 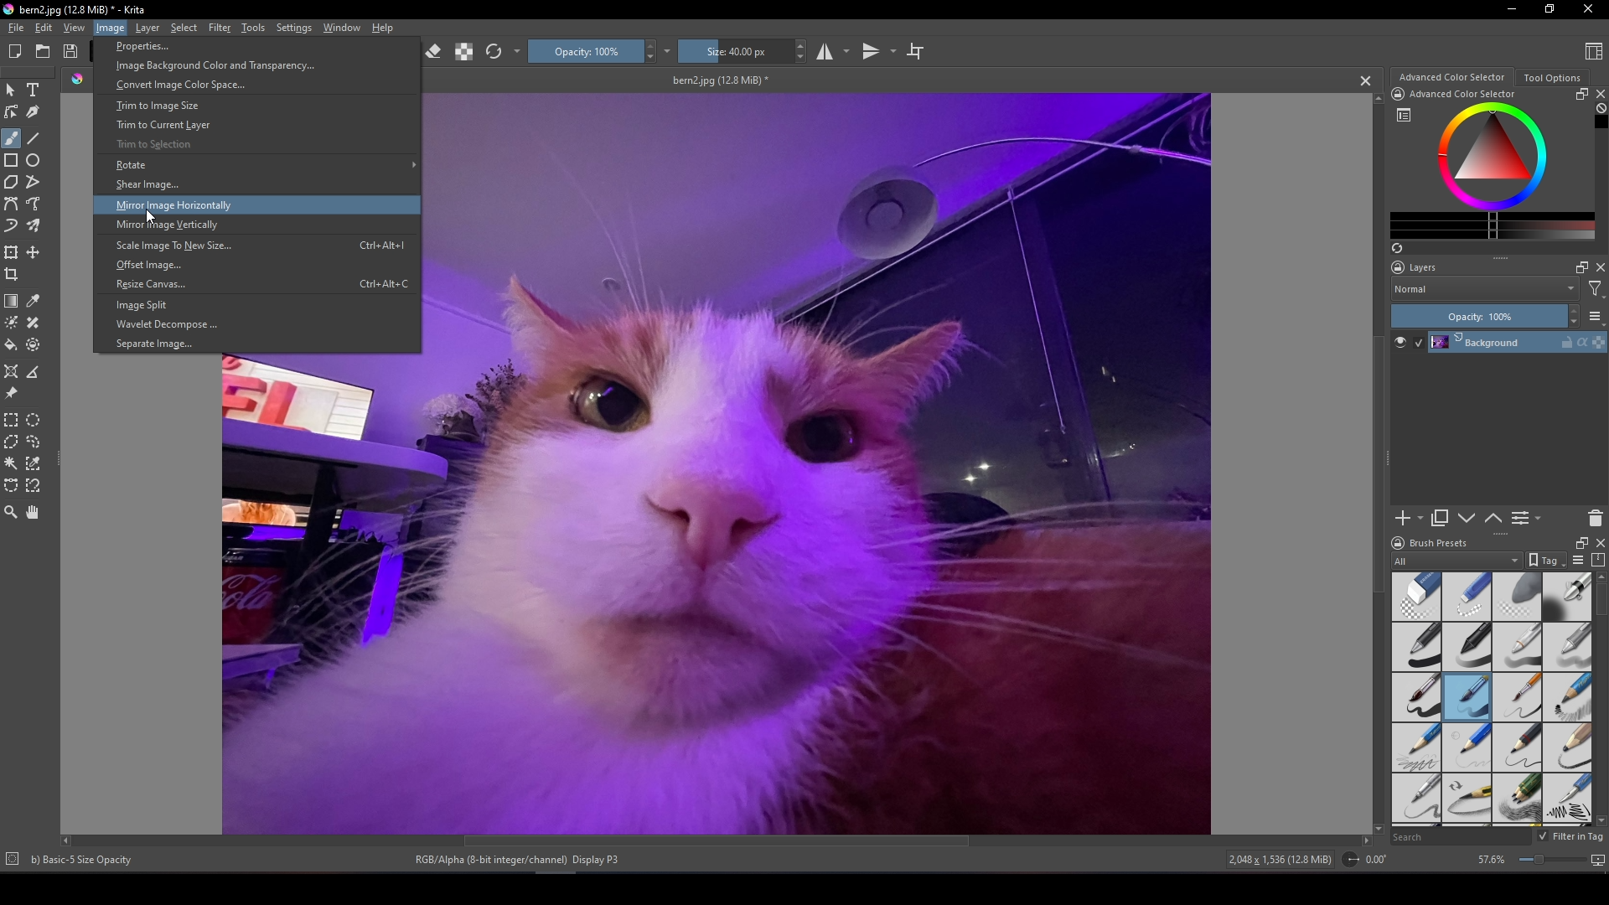 I want to click on Draw a gradient, so click(x=13, y=301).